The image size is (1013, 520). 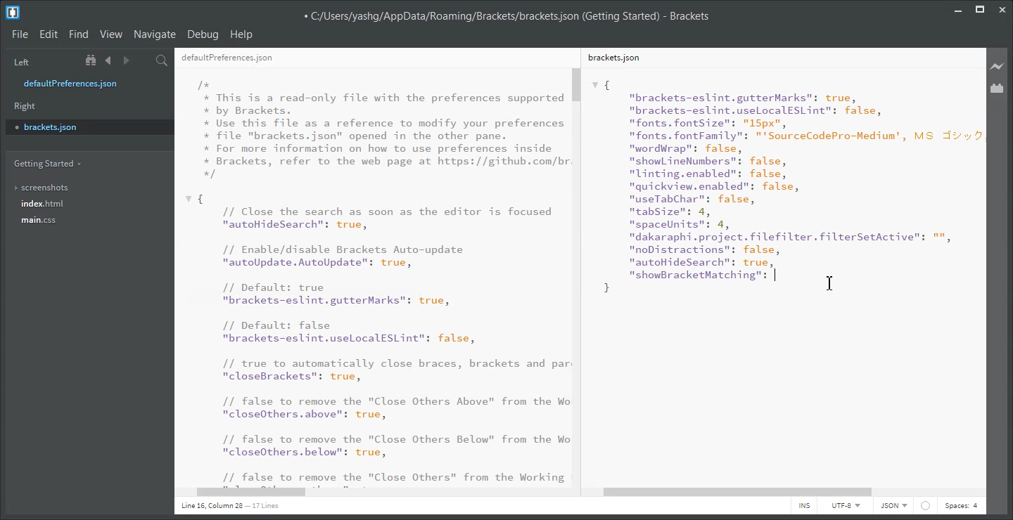 I want to click on Split the editor vertically or Horizontally, so click(x=144, y=60).